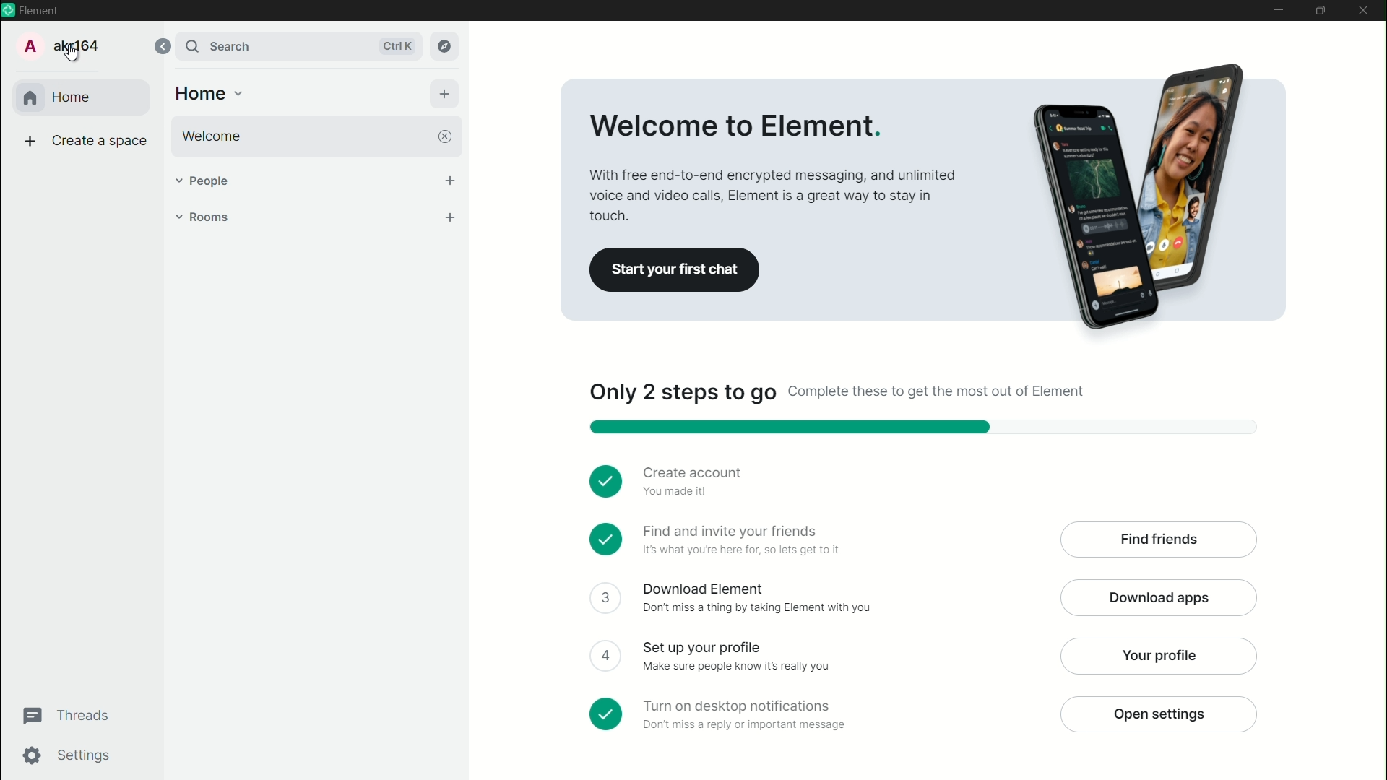 This screenshot has width=1387, height=780. I want to click on home options, so click(210, 93).